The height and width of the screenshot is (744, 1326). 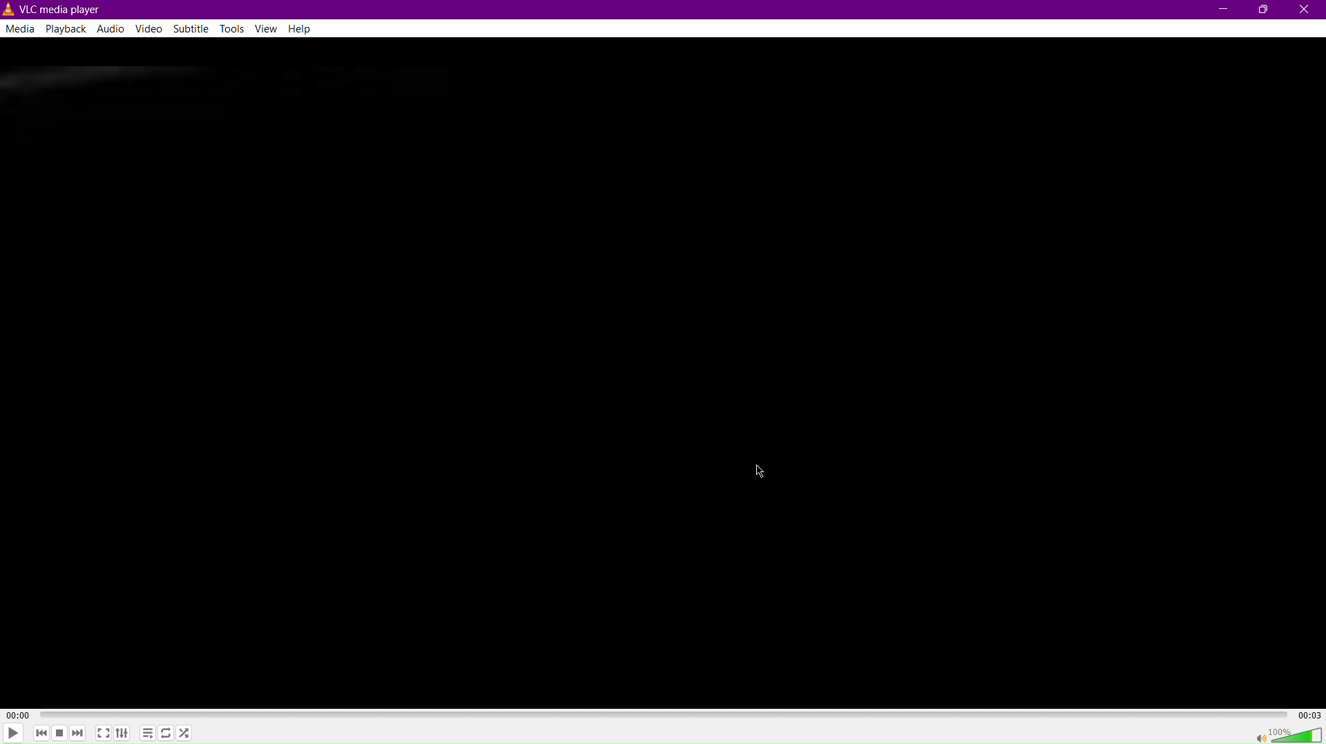 I want to click on Extended Settings, so click(x=126, y=732).